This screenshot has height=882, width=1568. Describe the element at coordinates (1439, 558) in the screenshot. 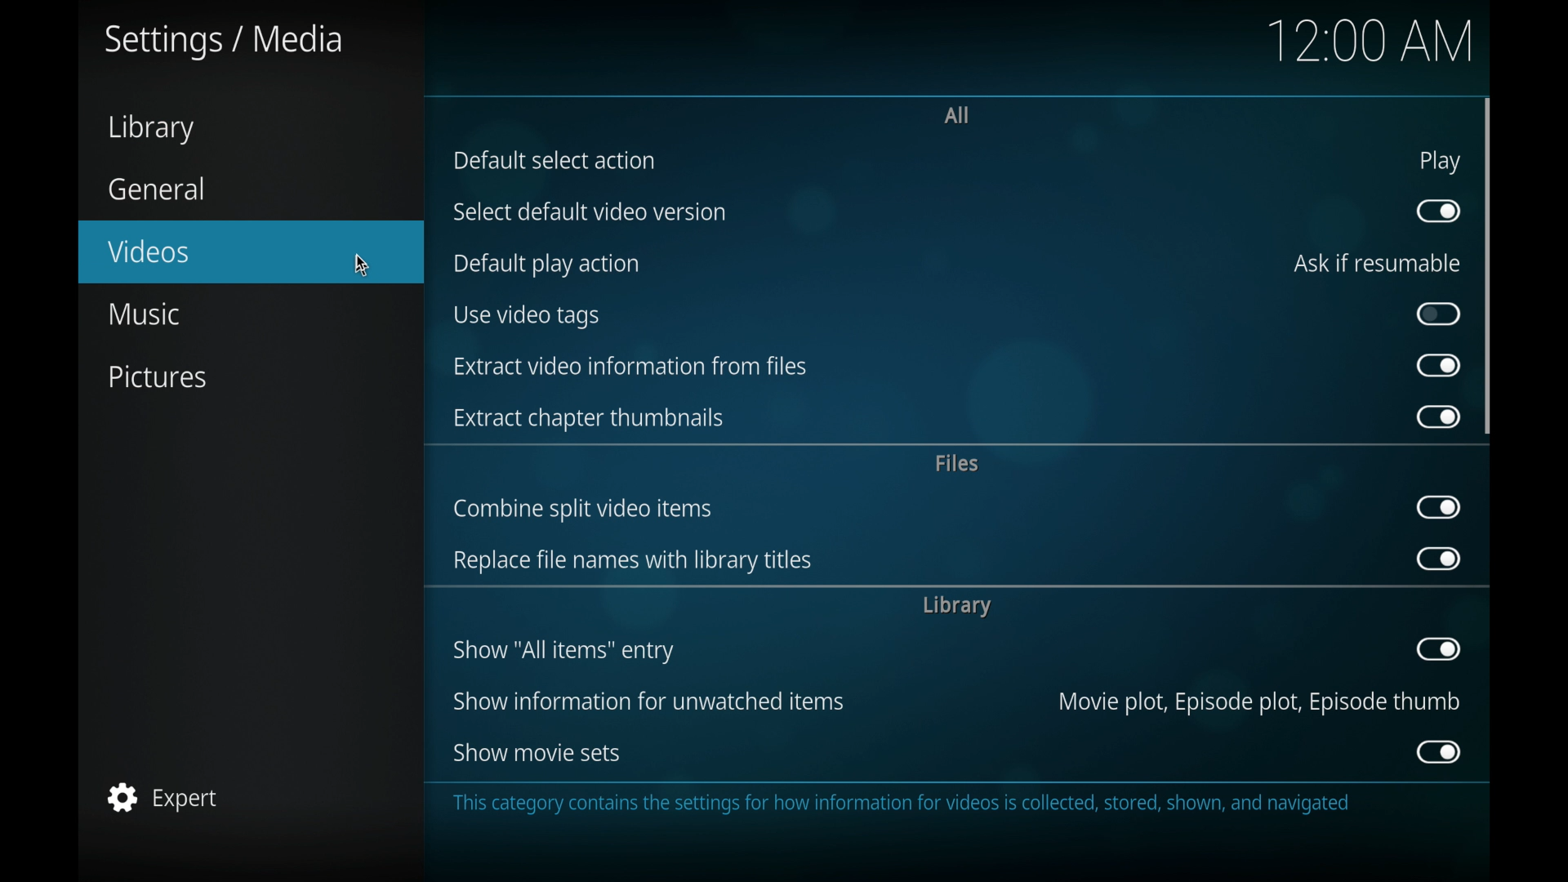

I see `toggle button` at that location.